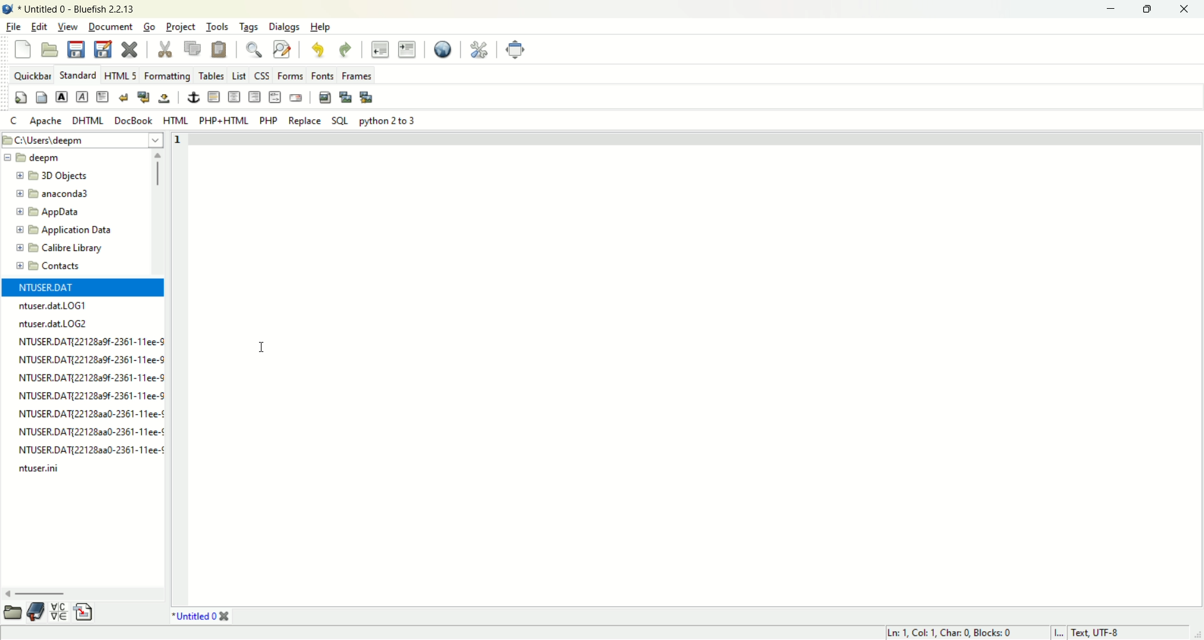  What do you see at coordinates (66, 228) in the screenshot?
I see `folder name` at bounding box center [66, 228].